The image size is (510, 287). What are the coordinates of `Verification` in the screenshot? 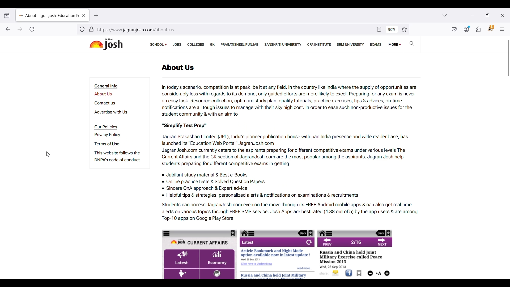 It's located at (91, 29).